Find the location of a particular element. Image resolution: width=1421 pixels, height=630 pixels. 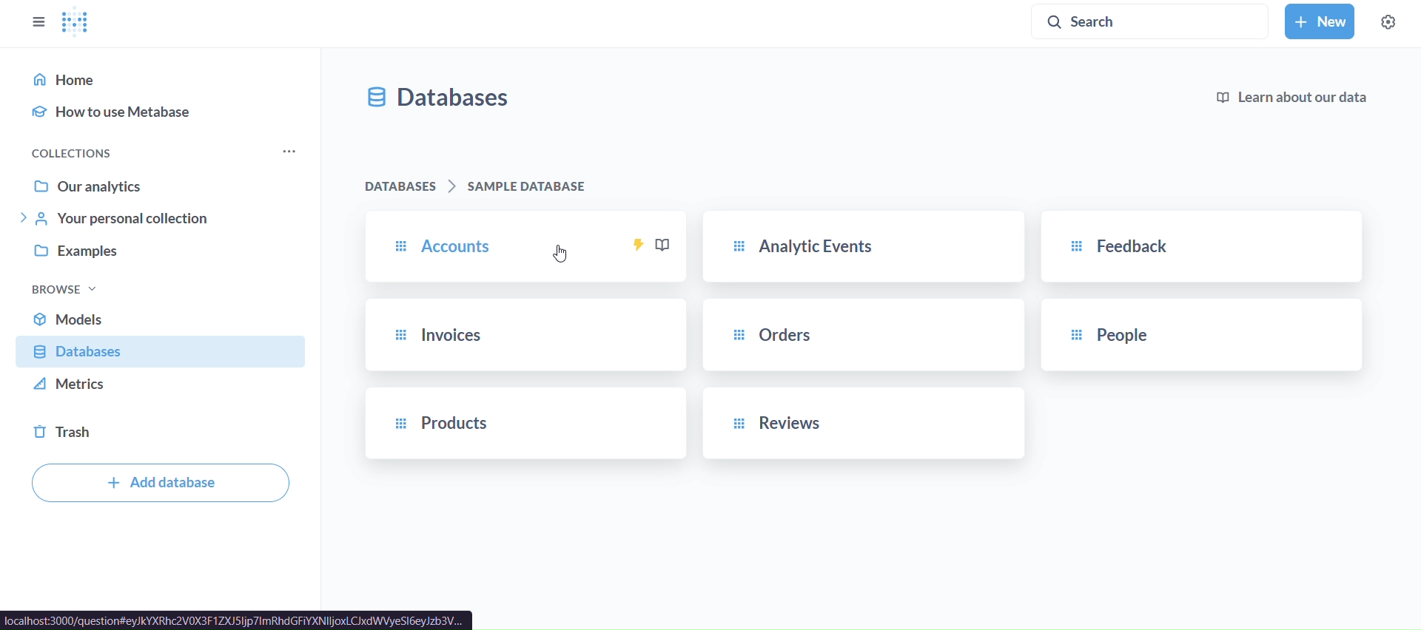

search is located at coordinates (1110, 21).